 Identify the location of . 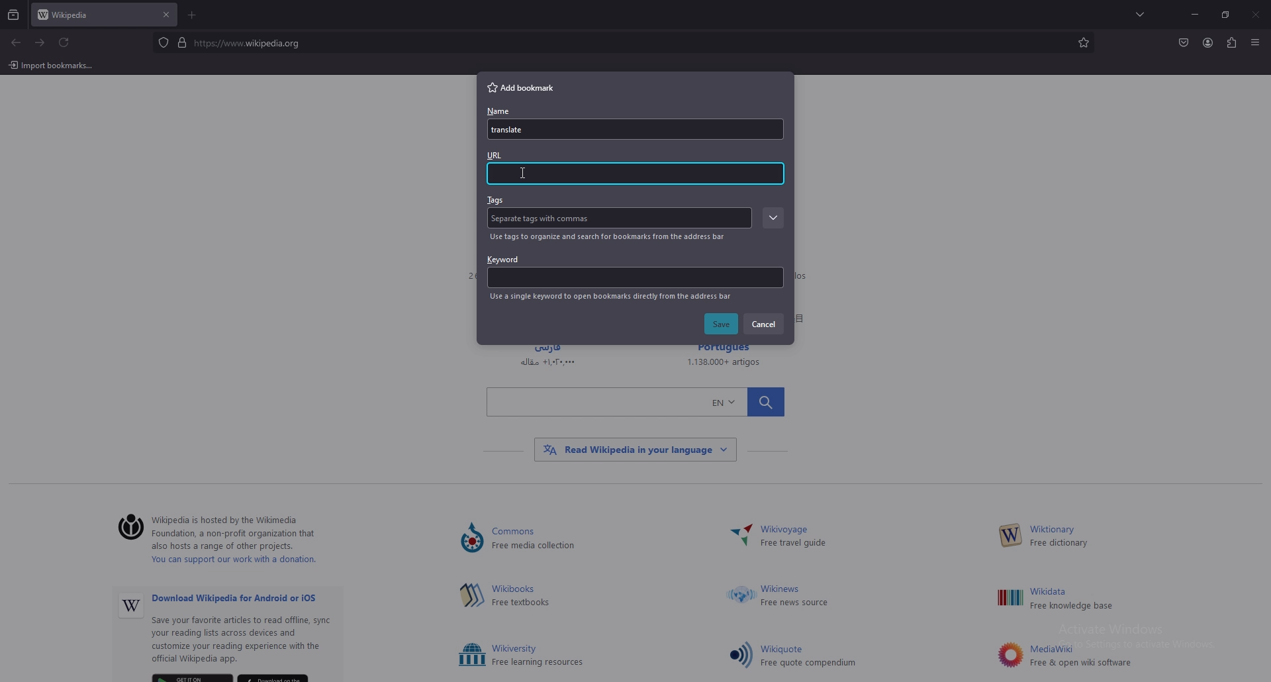
(812, 657).